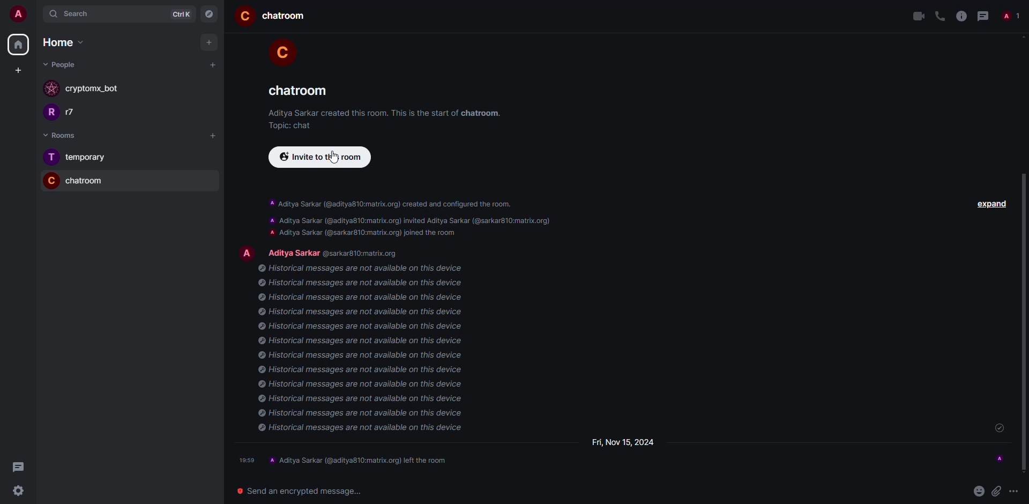  What do you see at coordinates (15, 492) in the screenshot?
I see `settings` at bounding box center [15, 492].